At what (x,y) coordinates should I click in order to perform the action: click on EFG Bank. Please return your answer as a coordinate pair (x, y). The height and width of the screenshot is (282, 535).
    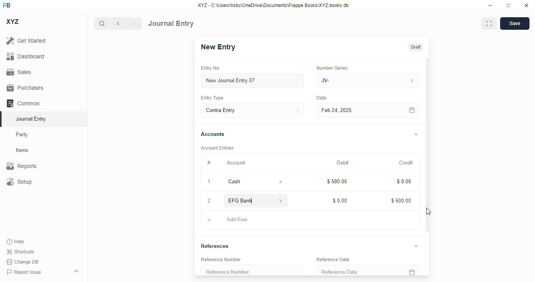
    Looking at the image, I should click on (244, 201).